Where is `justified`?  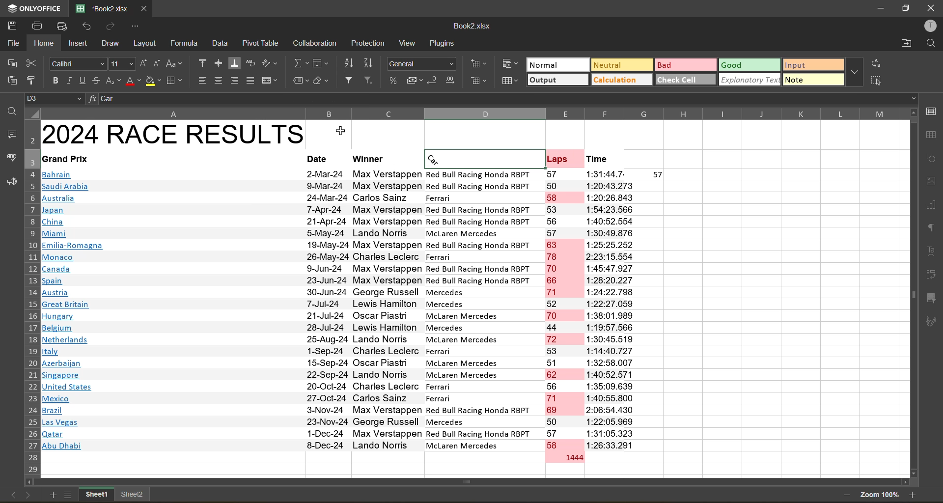 justified is located at coordinates (250, 81).